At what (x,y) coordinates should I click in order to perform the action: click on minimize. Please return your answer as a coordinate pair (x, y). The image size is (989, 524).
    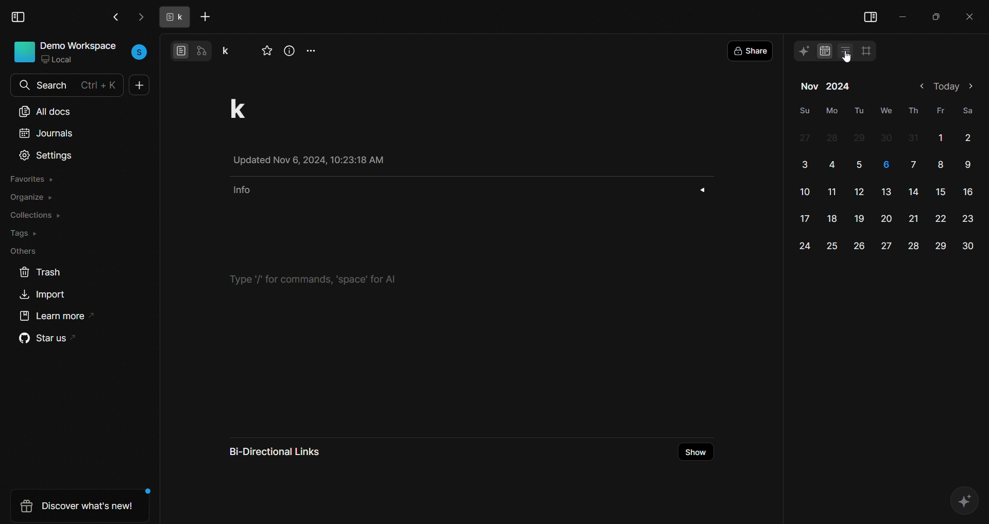
    Looking at the image, I should click on (905, 15).